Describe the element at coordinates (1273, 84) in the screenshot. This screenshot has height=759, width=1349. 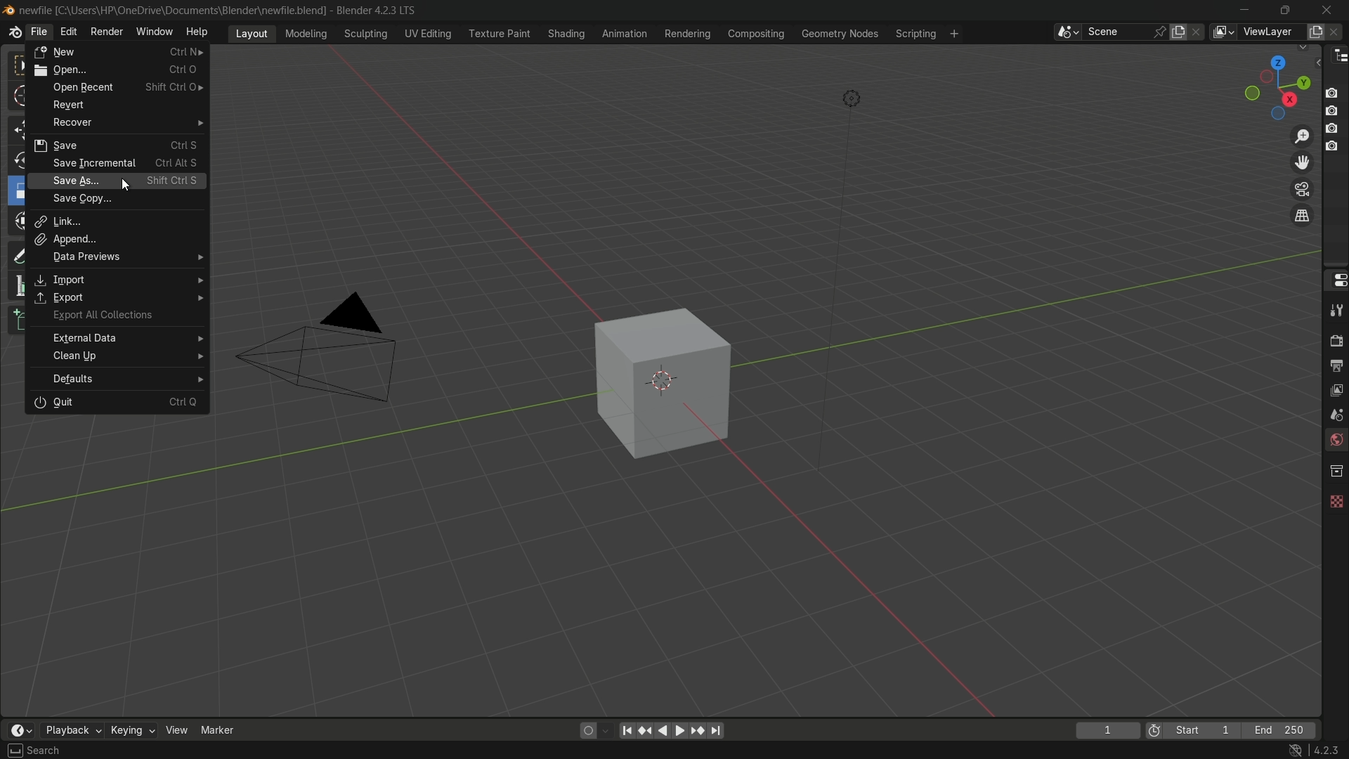
I see `preset view` at that location.